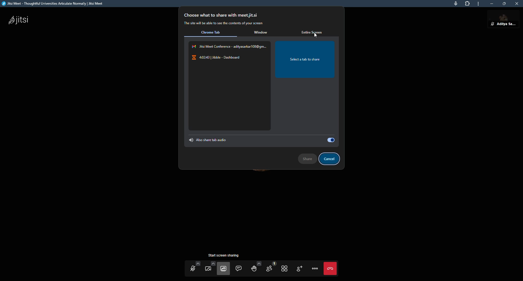  What do you see at coordinates (254, 268) in the screenshot?
I see `raise hand` at bounding box center [254, 268].